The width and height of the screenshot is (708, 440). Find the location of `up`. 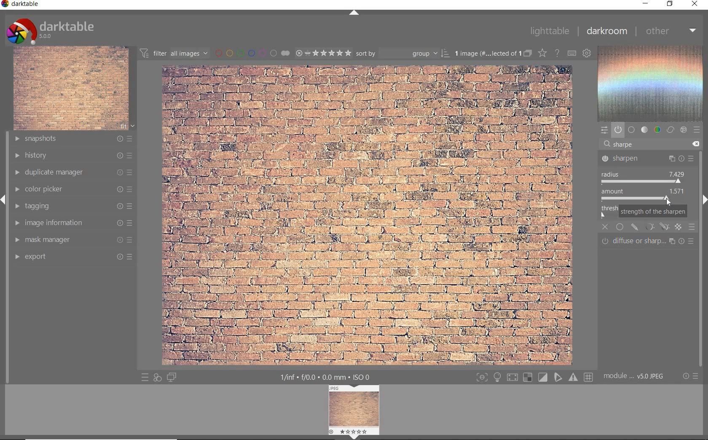

up is located at coordinates (355, 13).